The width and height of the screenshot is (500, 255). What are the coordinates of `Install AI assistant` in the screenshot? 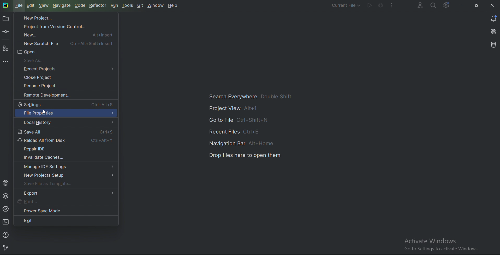 It's located at (494, 30).